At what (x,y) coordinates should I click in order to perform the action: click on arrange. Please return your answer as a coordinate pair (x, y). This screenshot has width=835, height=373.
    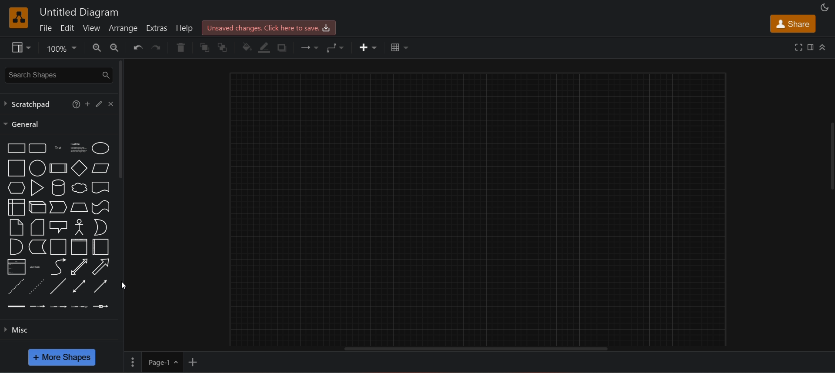
    Looking at the image, I should click on (124, 30).